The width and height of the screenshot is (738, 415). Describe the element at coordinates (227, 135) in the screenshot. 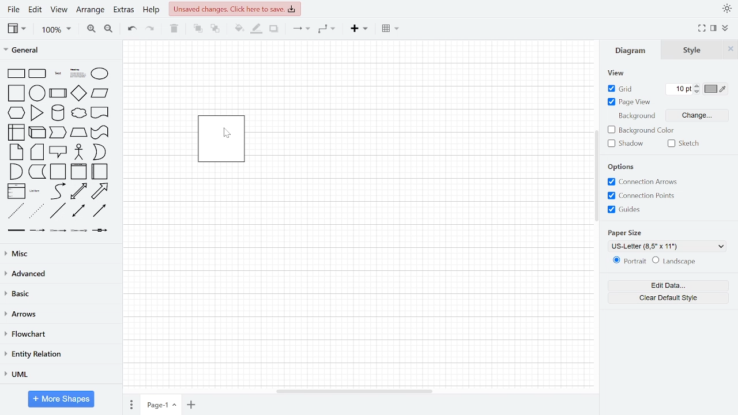

I see `cursor` at that location.